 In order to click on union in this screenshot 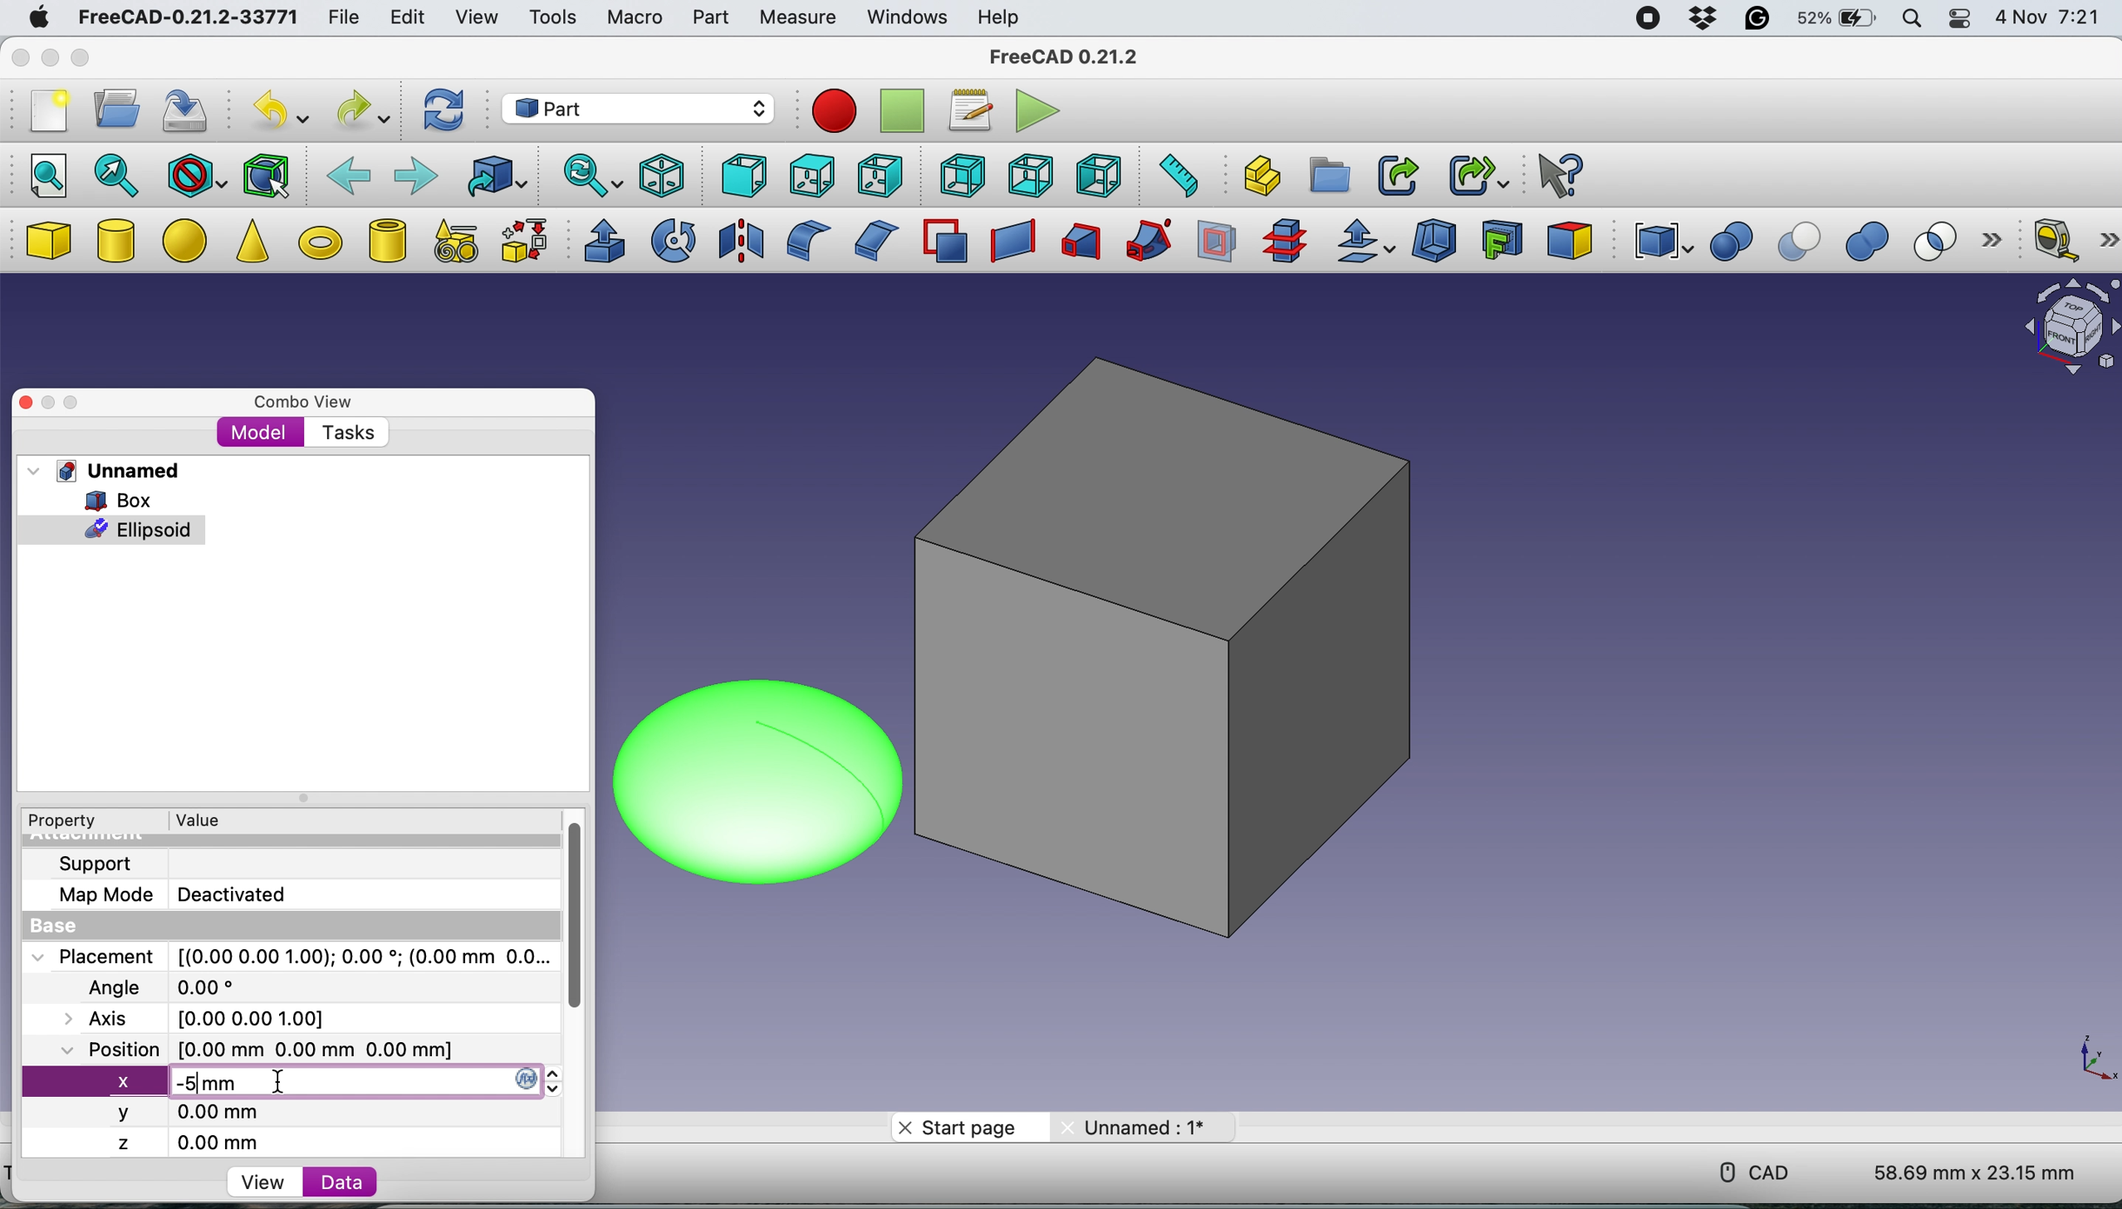, I will do `click(1874, 242)`.